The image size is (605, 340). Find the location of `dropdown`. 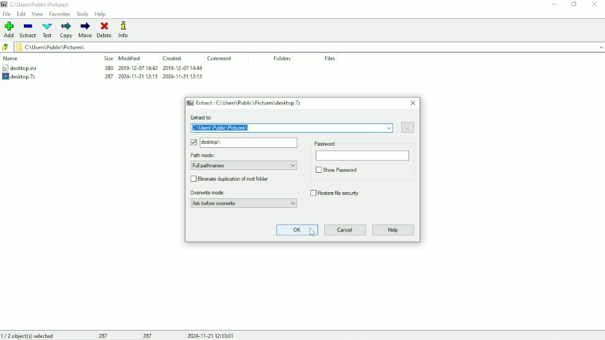

dropdown is located at coordinates (599, 47).